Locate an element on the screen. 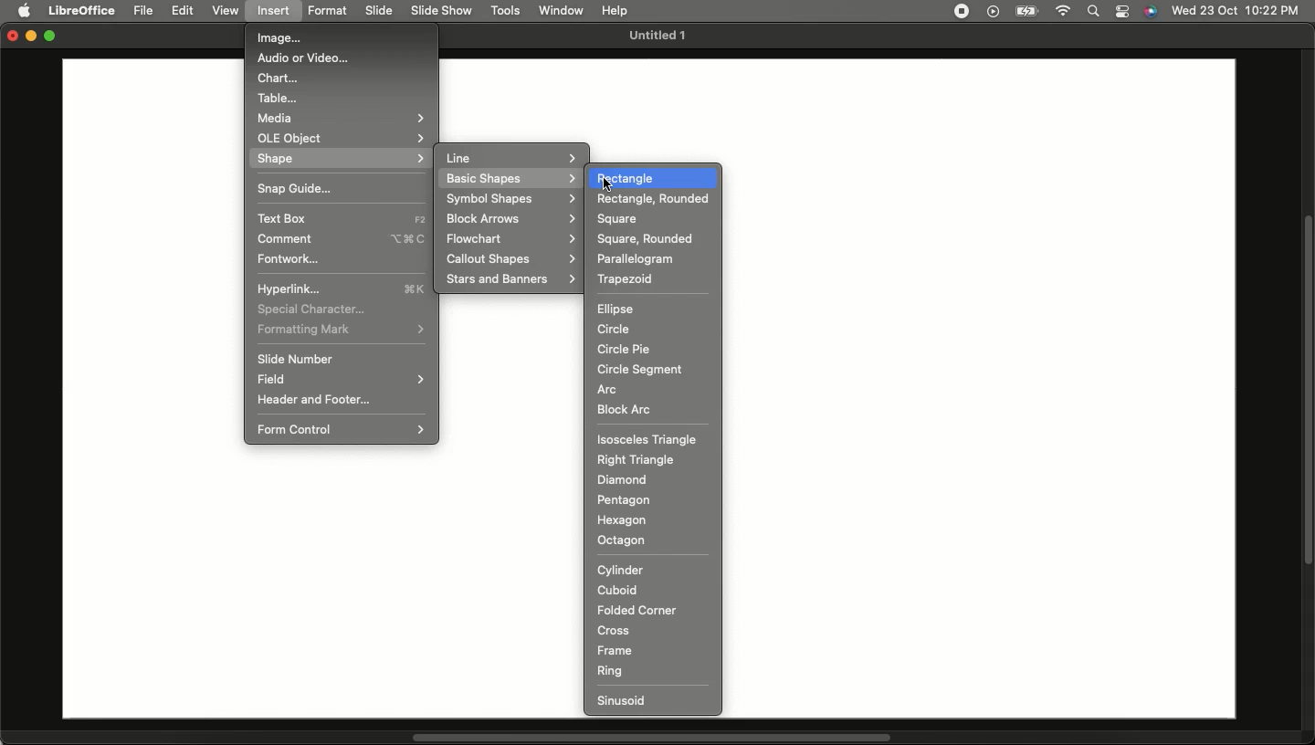 The width and height of the screenshot is (1315, 745). Internet is located at coordinates (1062, 12).